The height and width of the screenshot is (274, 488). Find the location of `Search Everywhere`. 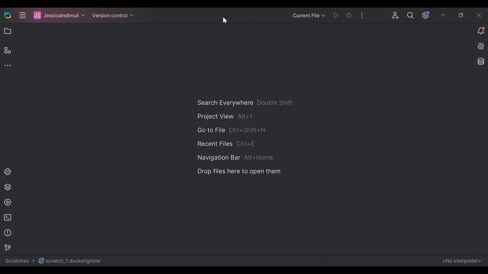

Search Everywhere is located at coordinates (246, 102).